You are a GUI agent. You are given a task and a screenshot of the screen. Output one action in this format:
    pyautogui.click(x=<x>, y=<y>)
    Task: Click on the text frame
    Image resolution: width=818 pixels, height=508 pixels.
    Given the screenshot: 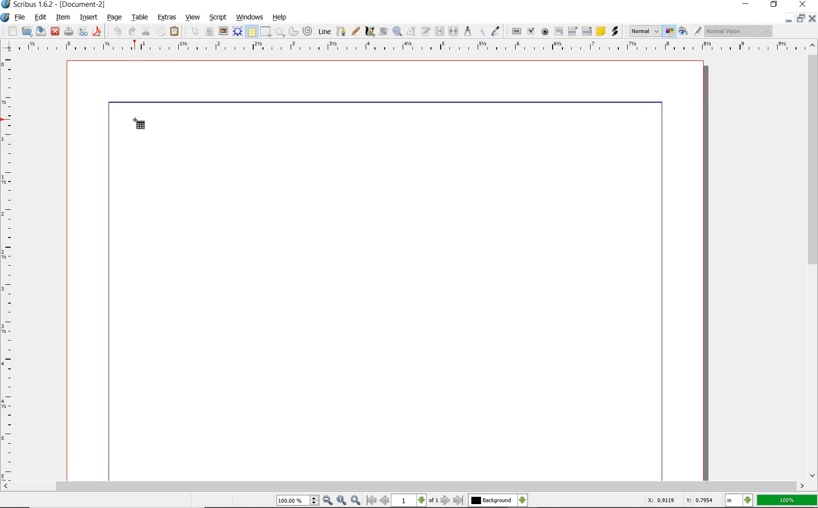 What is the action you would take?
    pyautogui.click(x=210, y=31)
    